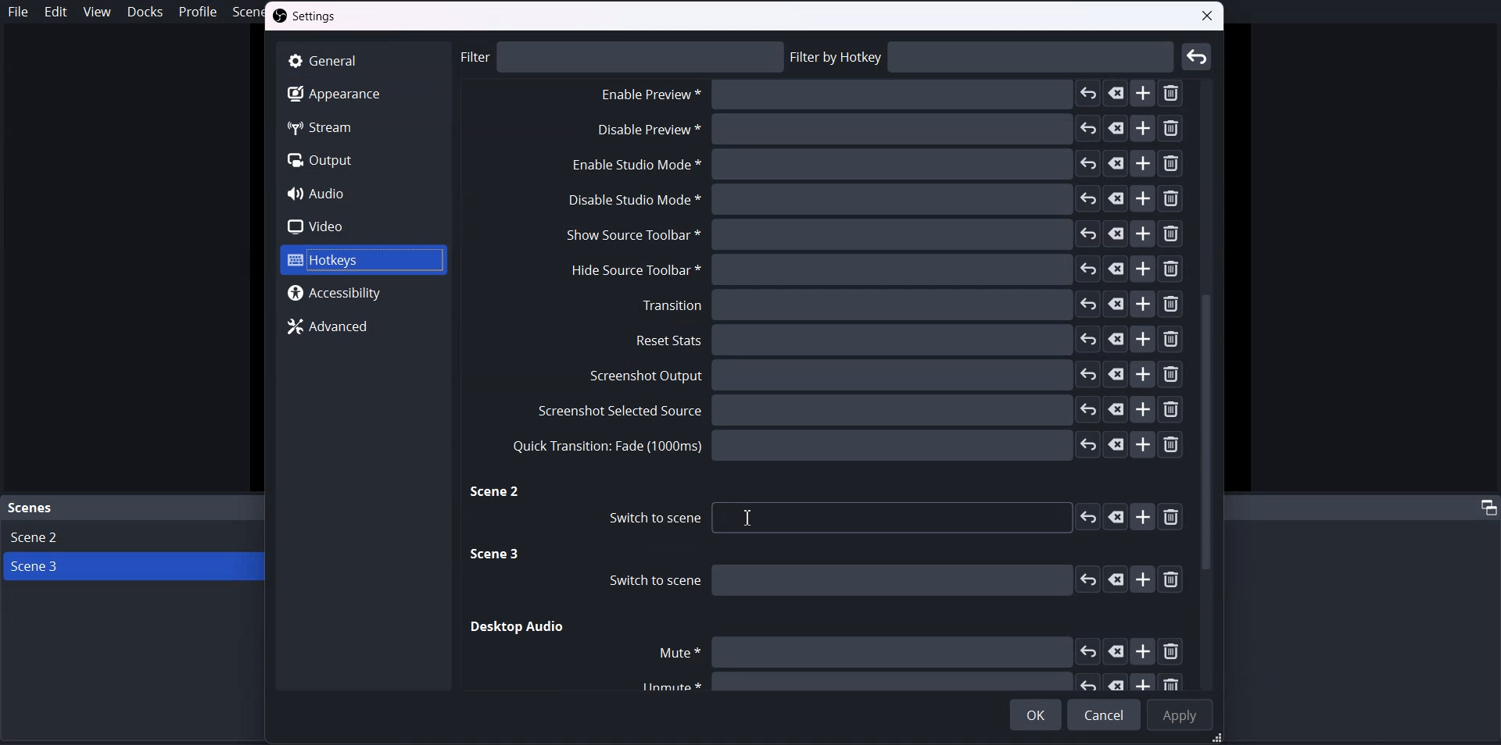 The width and height of the screenshot is (1501, 745). I want to click on Stream, so click(362, 127).